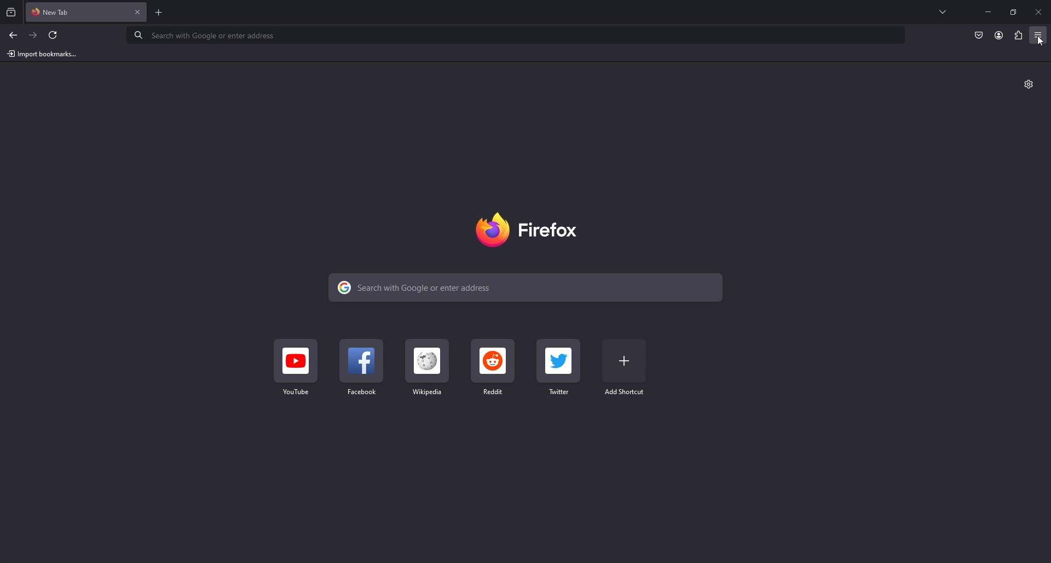 This screenshot has width=1051, height=563. What do you see at coordinates (531, 229) in the screenshot?
I see `firefox logo` at bounding box center [531, 229].